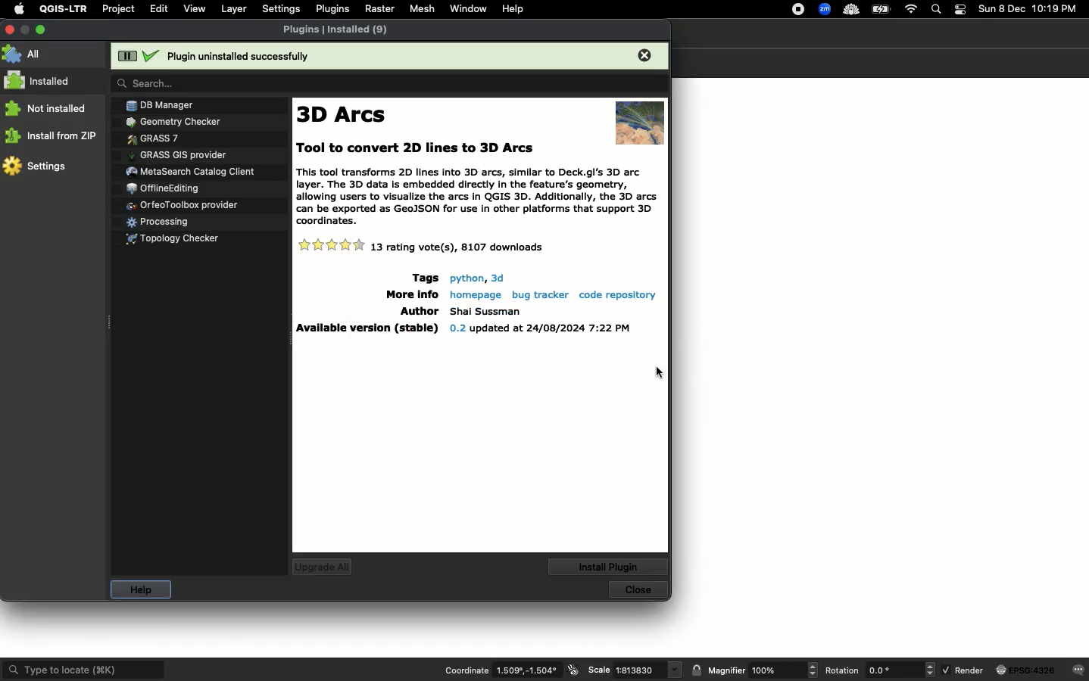 The height and width of the screenshot is (681, 1089). I want to click on search, so click(164, 82).